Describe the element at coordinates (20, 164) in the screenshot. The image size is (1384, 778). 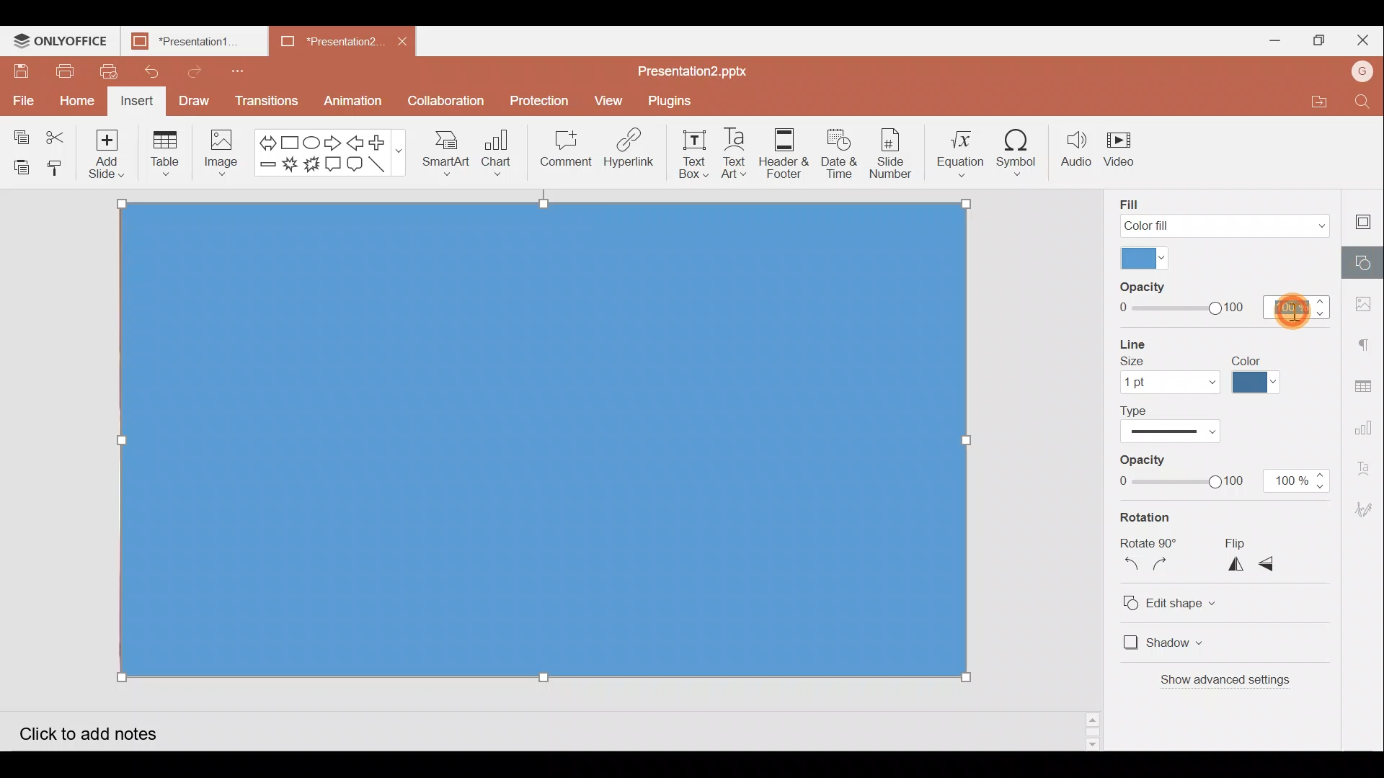
I see `Paste` at that location.